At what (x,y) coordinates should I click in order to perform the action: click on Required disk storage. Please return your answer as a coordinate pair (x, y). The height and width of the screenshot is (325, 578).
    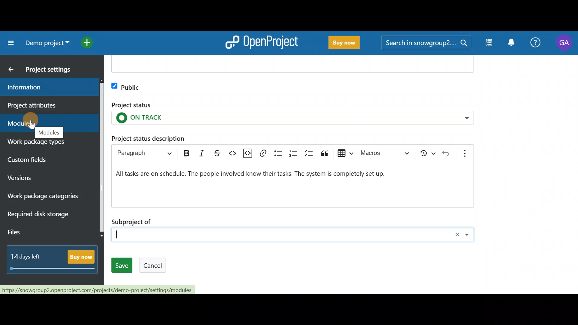
    Looking at the image, I should click on (45, 218).